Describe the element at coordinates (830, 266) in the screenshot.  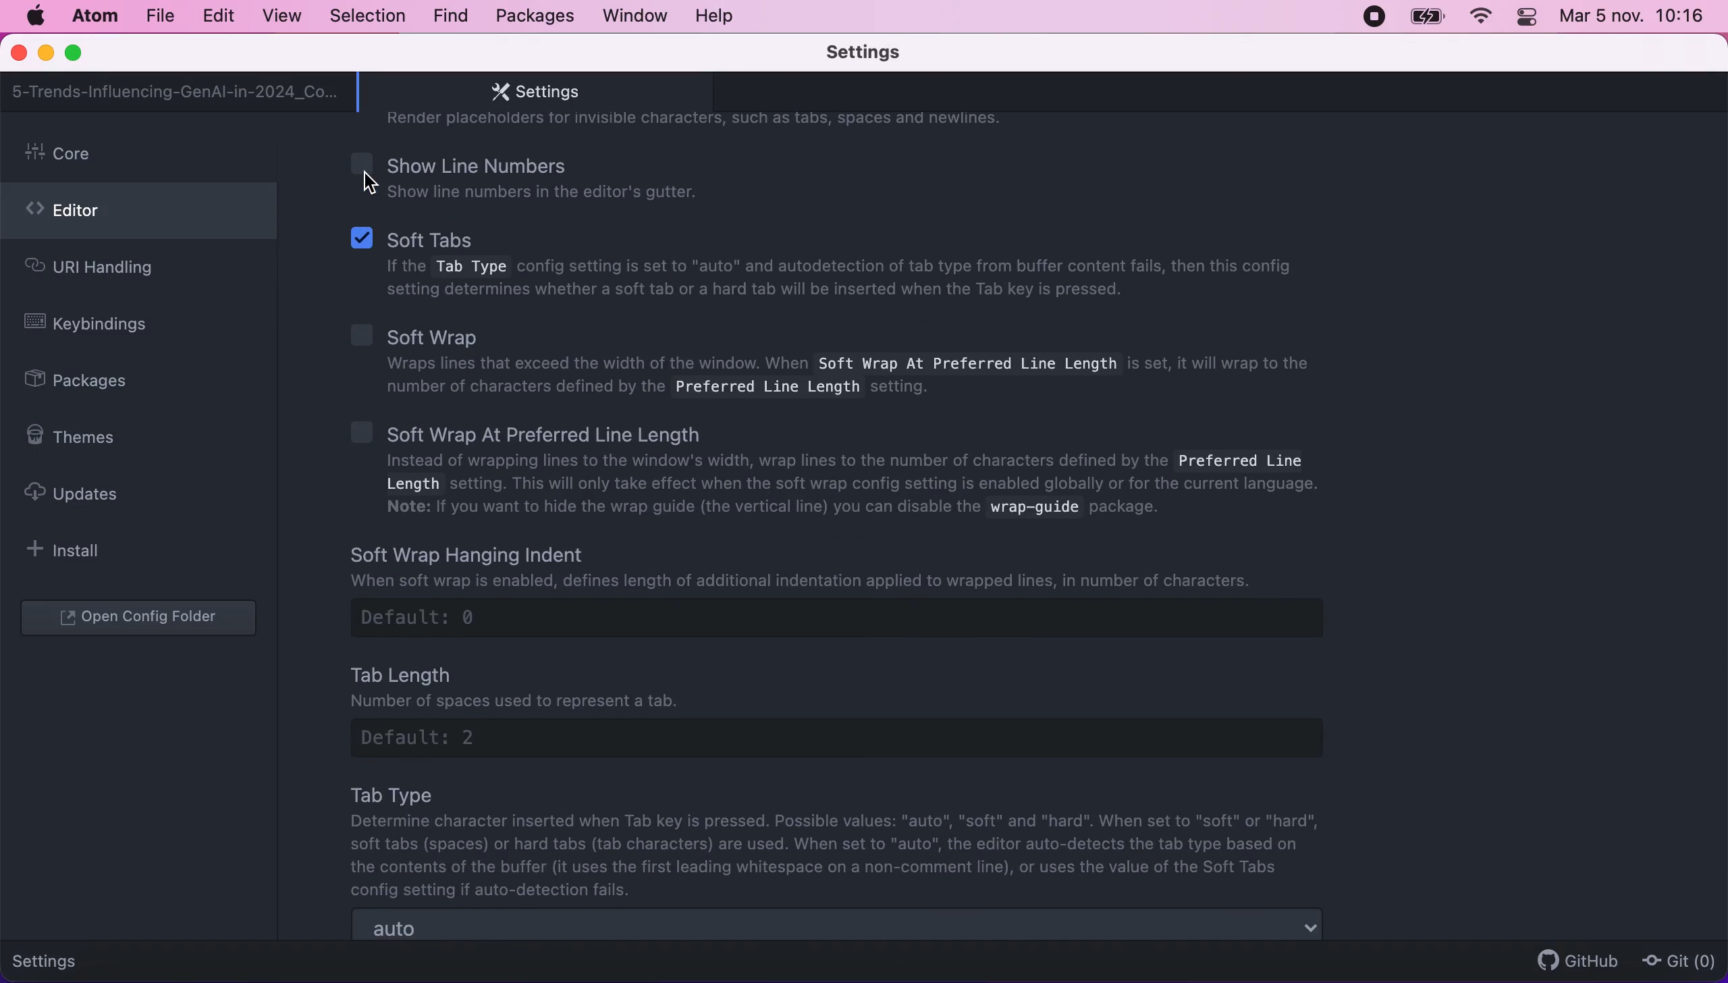
I see `soft tabs` at that location.